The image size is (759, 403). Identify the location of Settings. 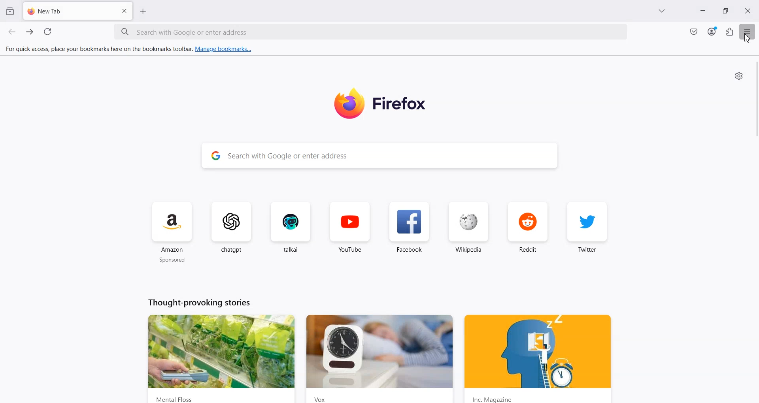
(739, 75).